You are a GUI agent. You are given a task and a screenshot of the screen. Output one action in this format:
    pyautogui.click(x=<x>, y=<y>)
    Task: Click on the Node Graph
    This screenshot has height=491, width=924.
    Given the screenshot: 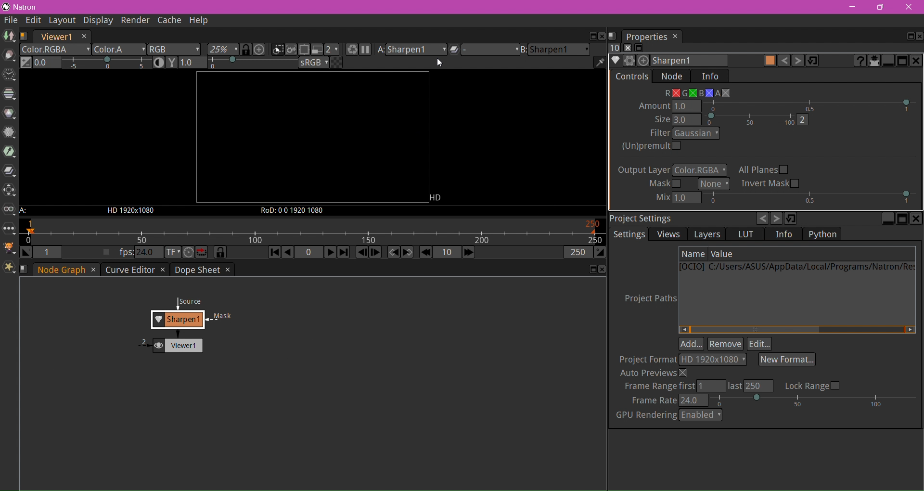 What is the action you would take?
    pyautogui.click(x=63, y=270)
    